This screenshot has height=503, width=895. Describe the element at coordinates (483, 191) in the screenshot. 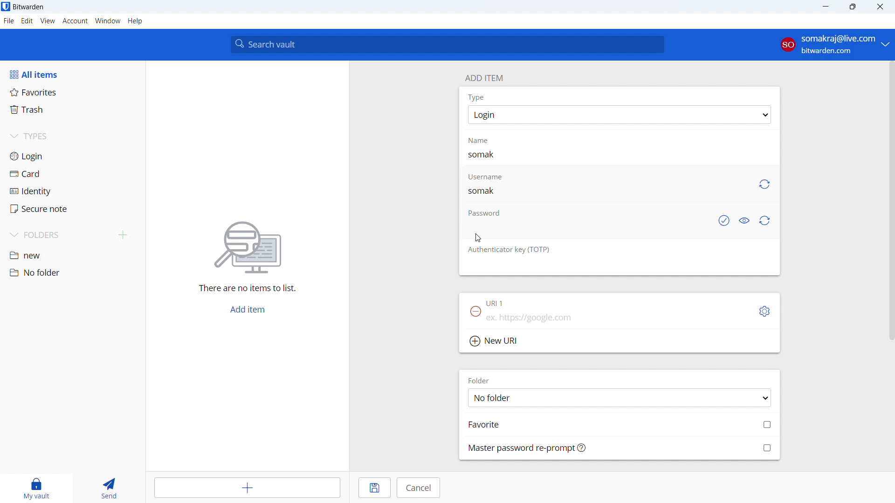

I see `username added` at that location.